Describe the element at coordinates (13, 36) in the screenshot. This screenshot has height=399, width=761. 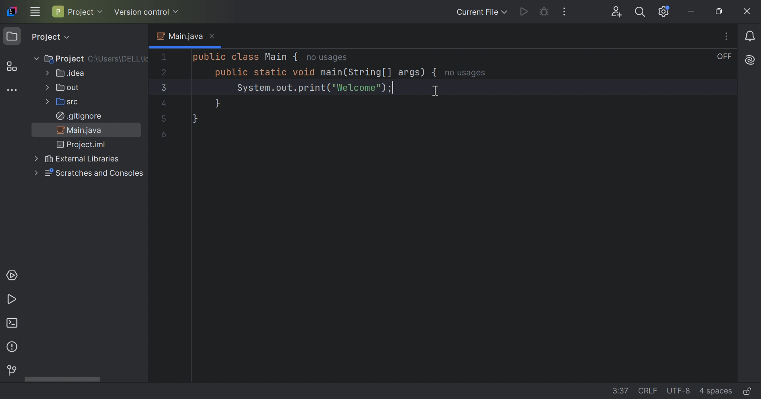
I see `Project` at that location.